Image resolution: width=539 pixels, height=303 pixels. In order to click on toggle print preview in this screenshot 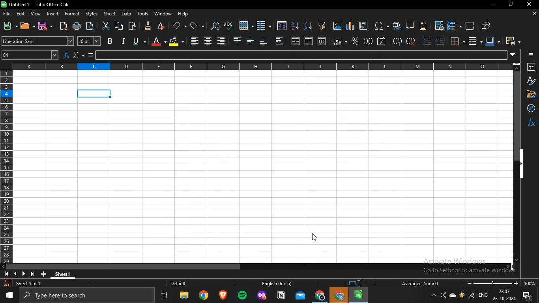, I will do `click(92, 26)`.